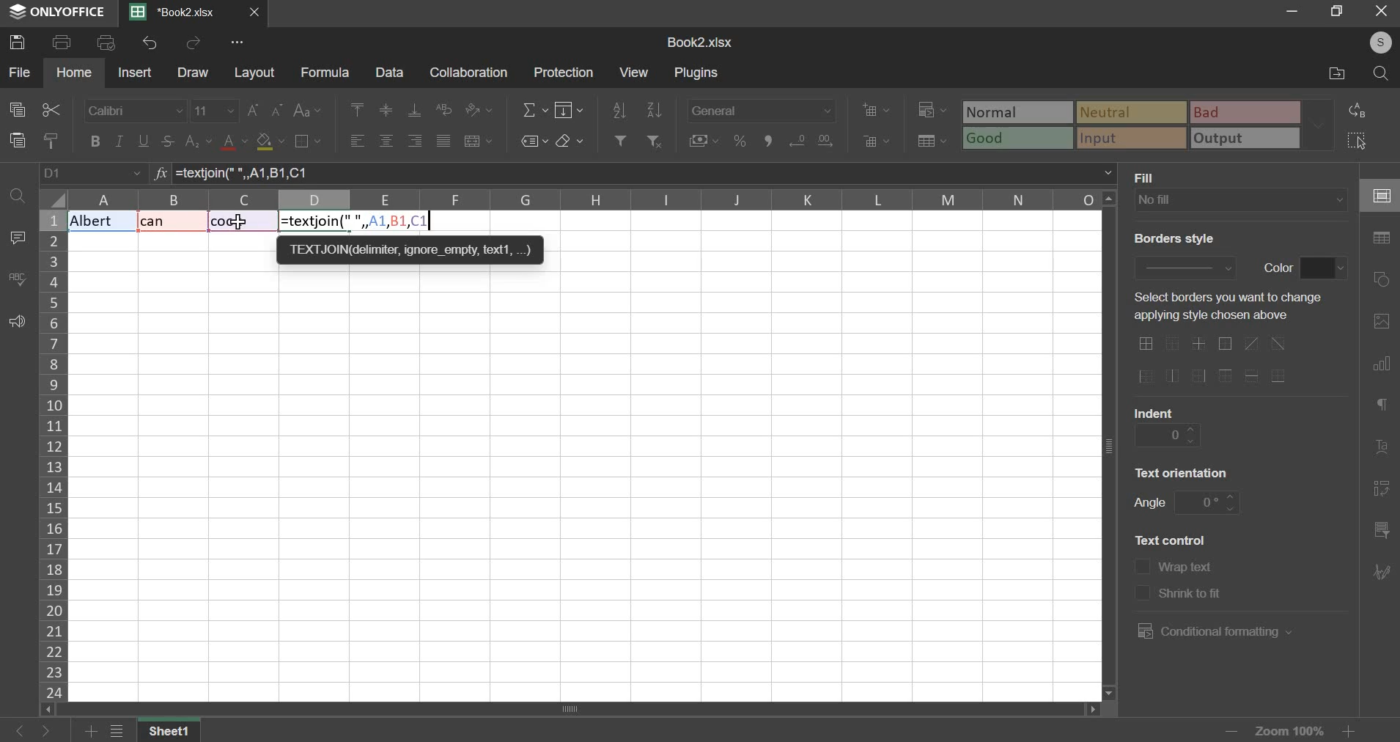  What do you see at coordinates (325, 73) in the screenshot?
I see `formula` at bounding box center [325, 73].